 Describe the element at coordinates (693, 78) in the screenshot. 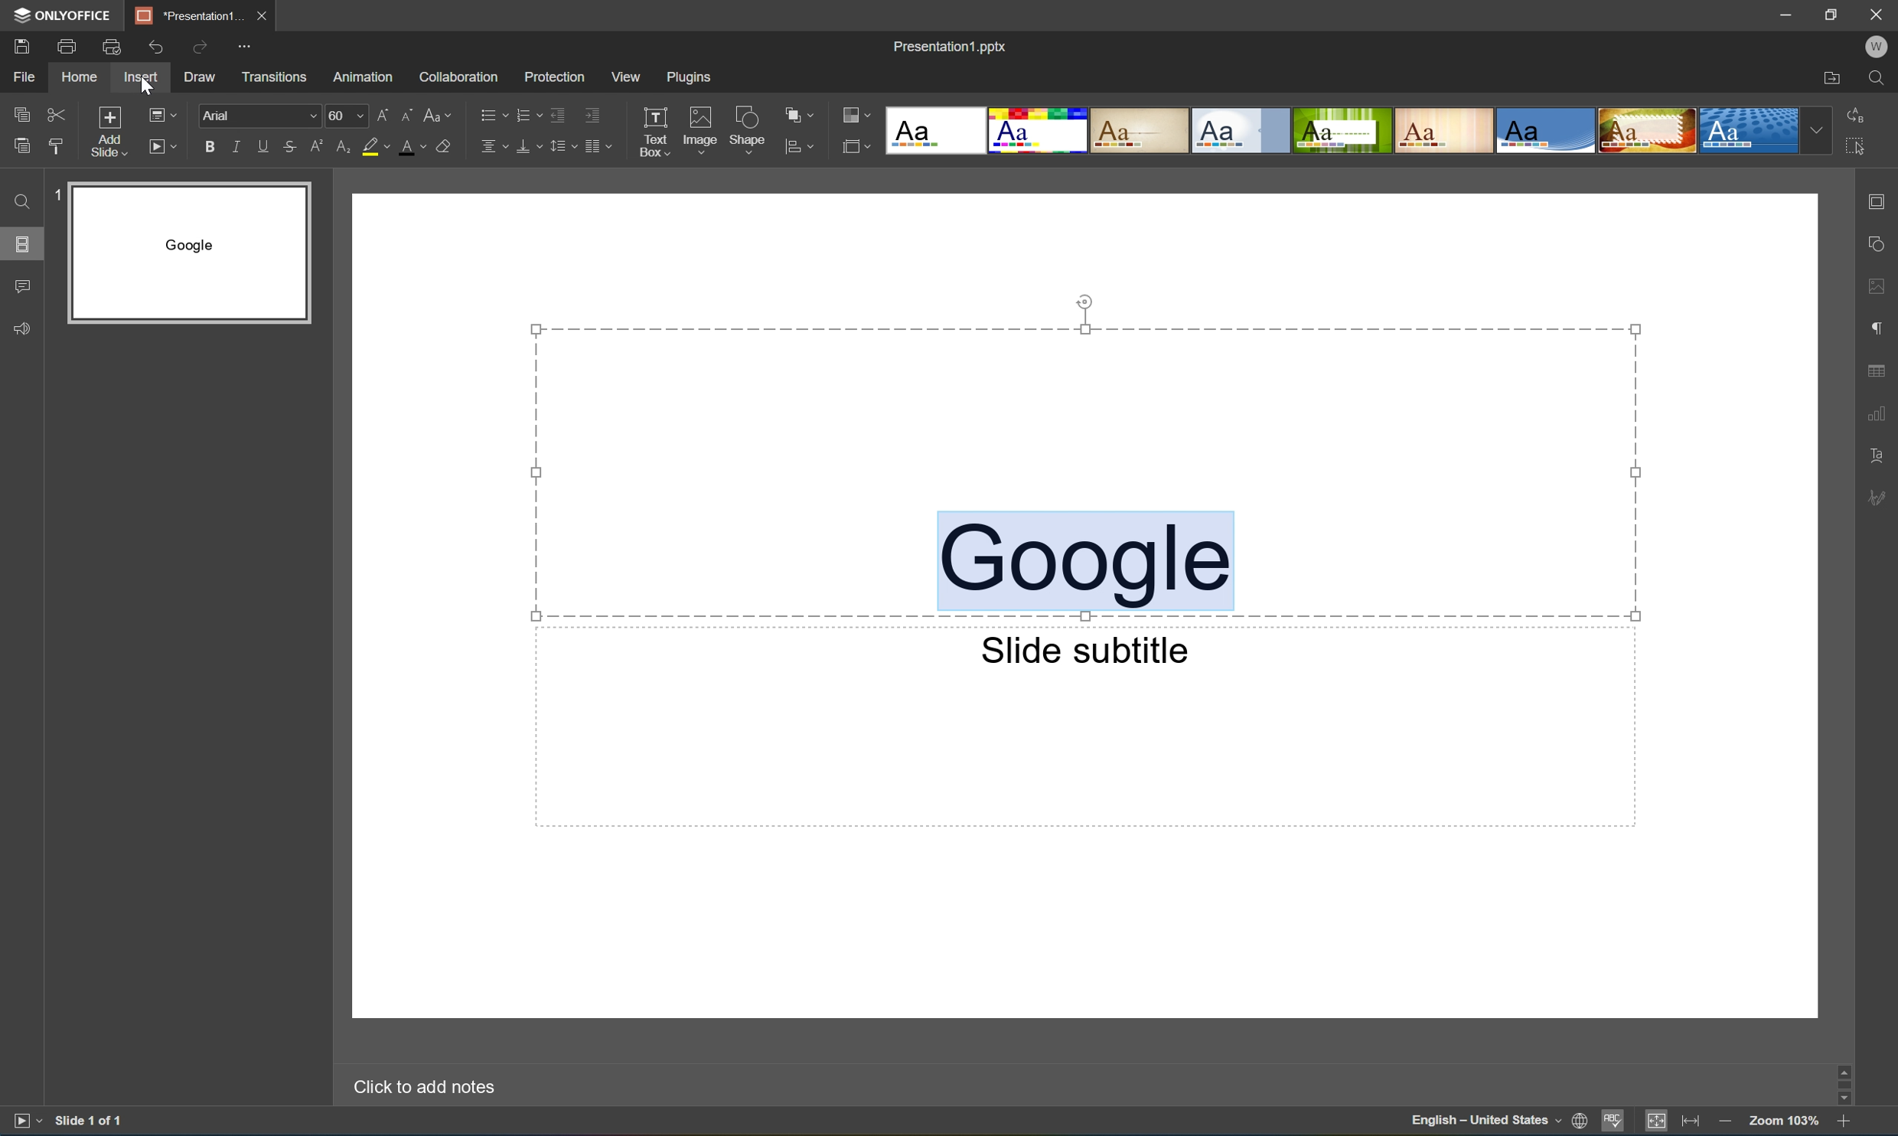

I see `Plugins` at that location.